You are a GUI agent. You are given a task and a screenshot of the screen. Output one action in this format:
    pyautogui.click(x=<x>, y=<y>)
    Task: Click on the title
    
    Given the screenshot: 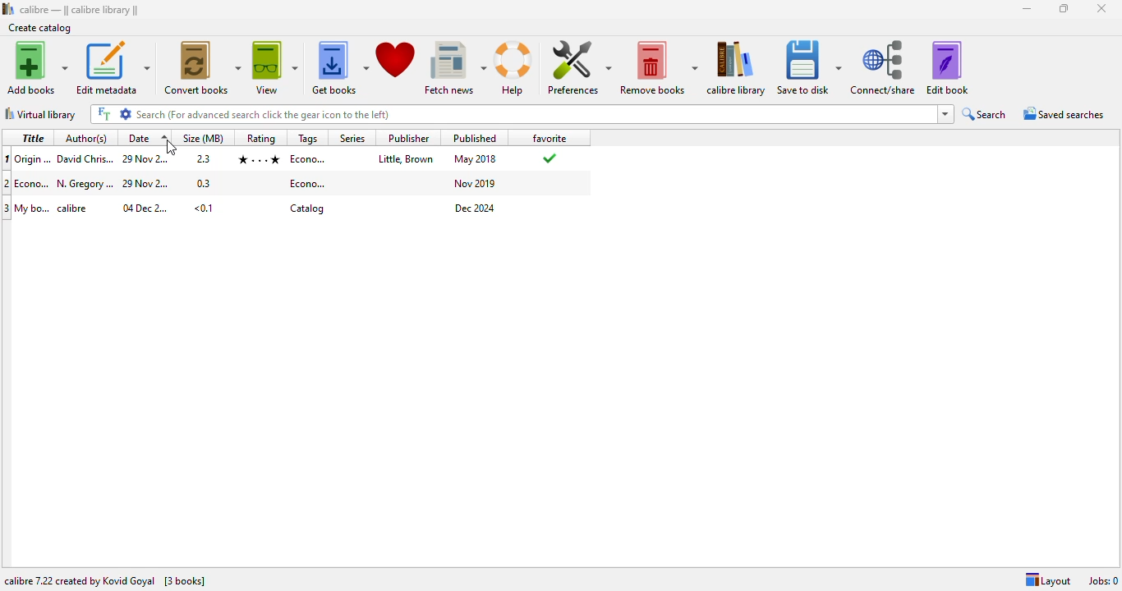 What is the action you would take?
    pyautogui.click(x=34, y=158)
    